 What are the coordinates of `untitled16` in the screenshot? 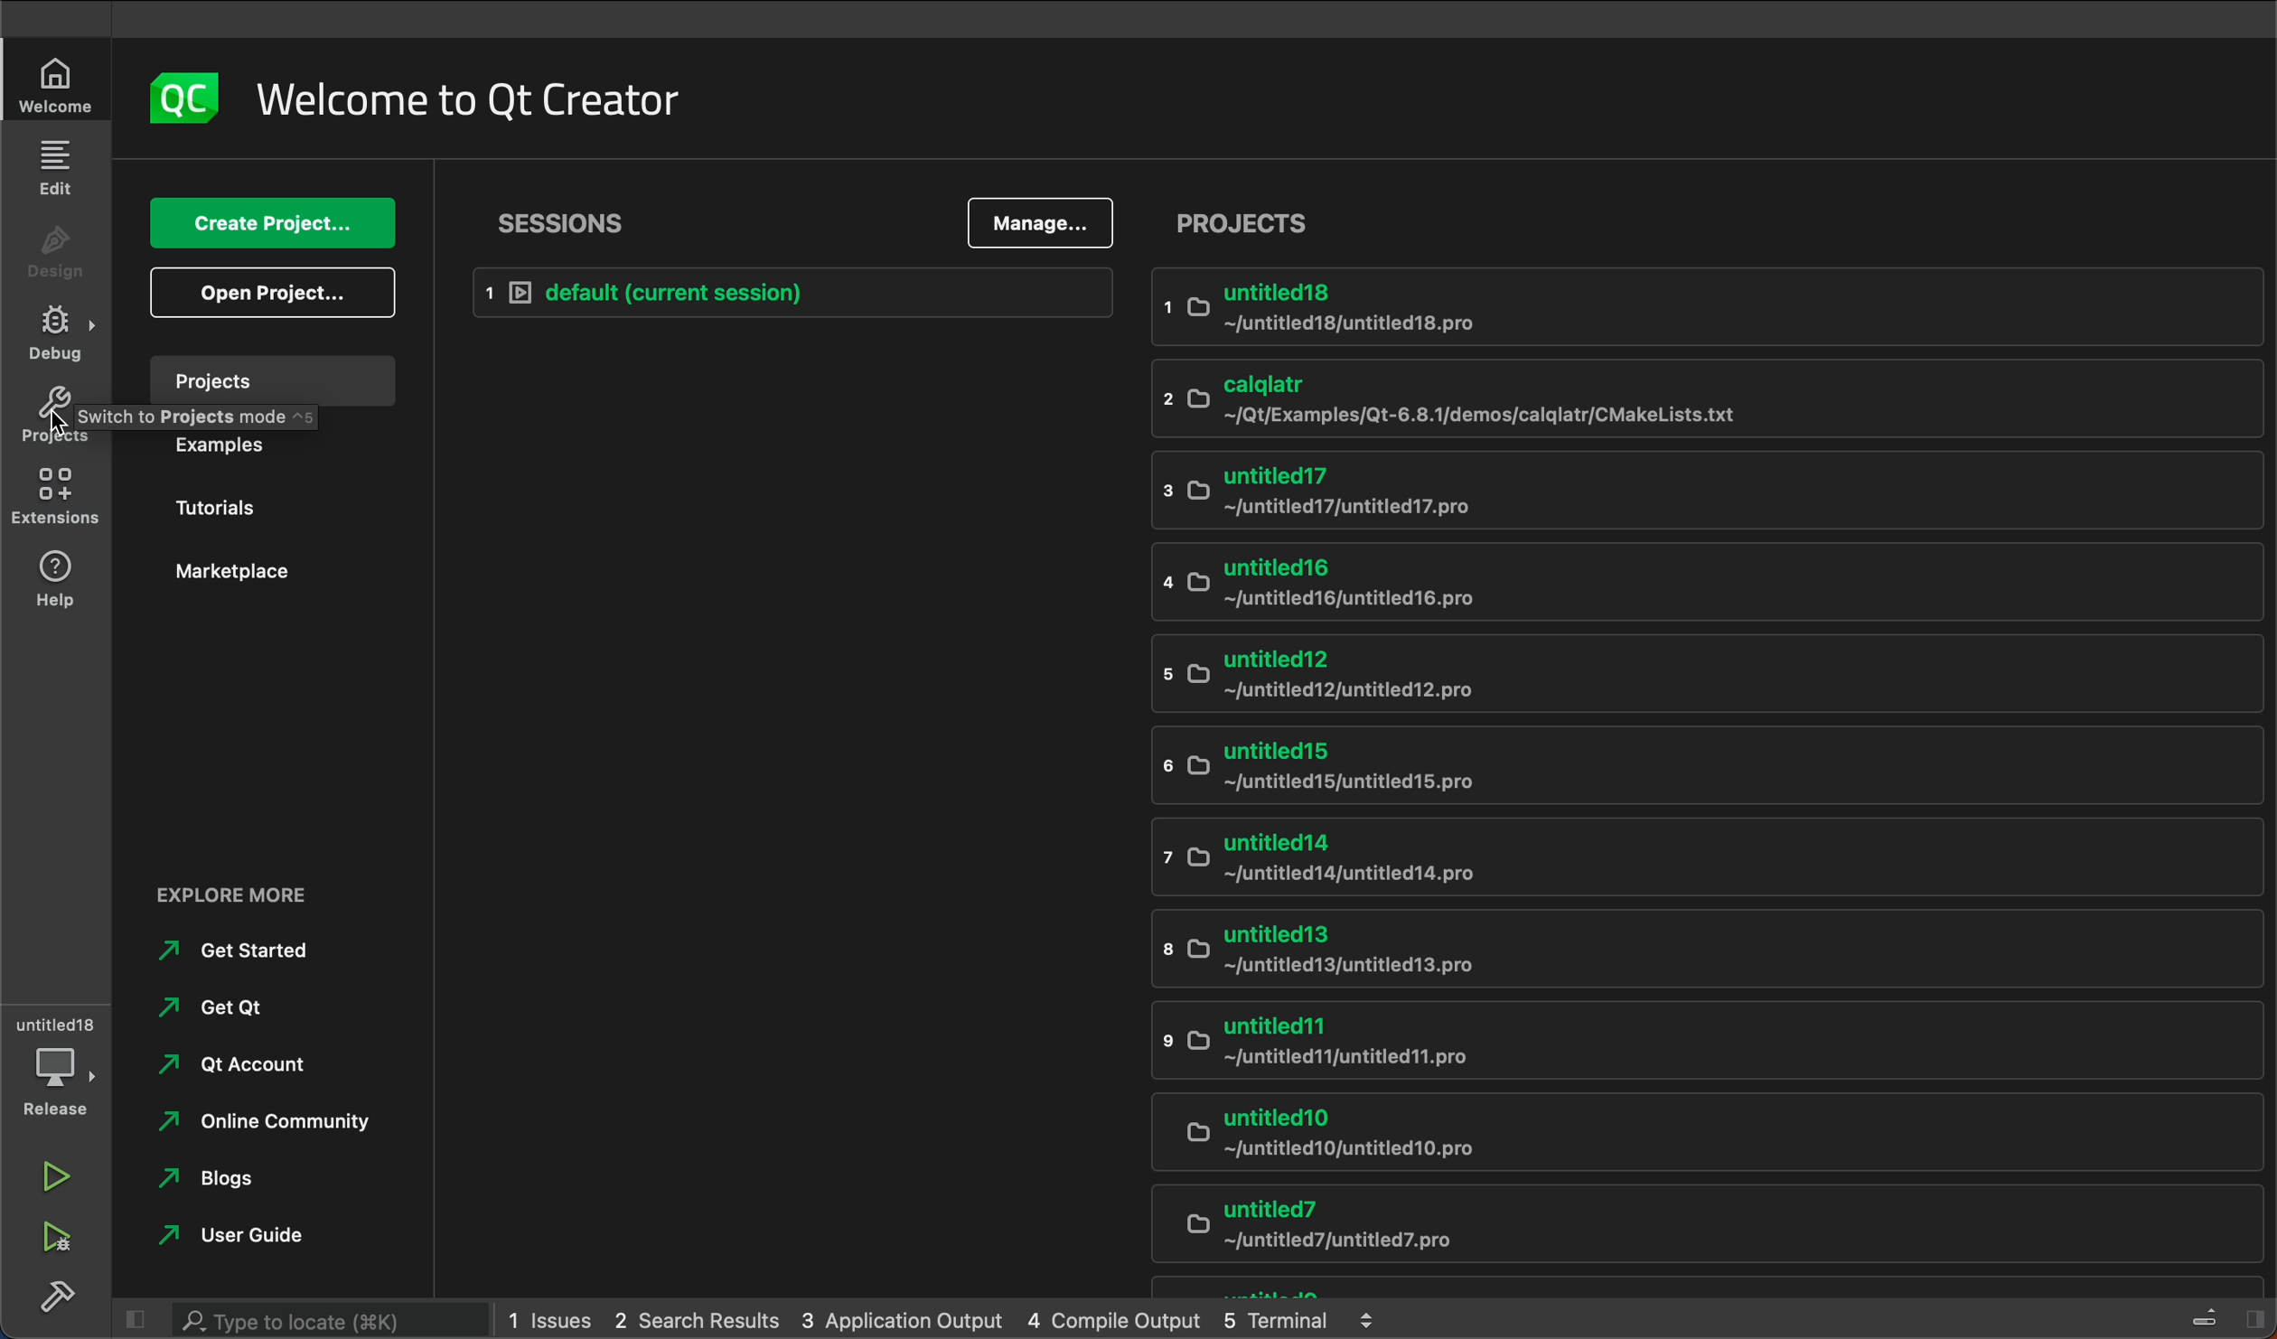 It's located at (1694, 588).